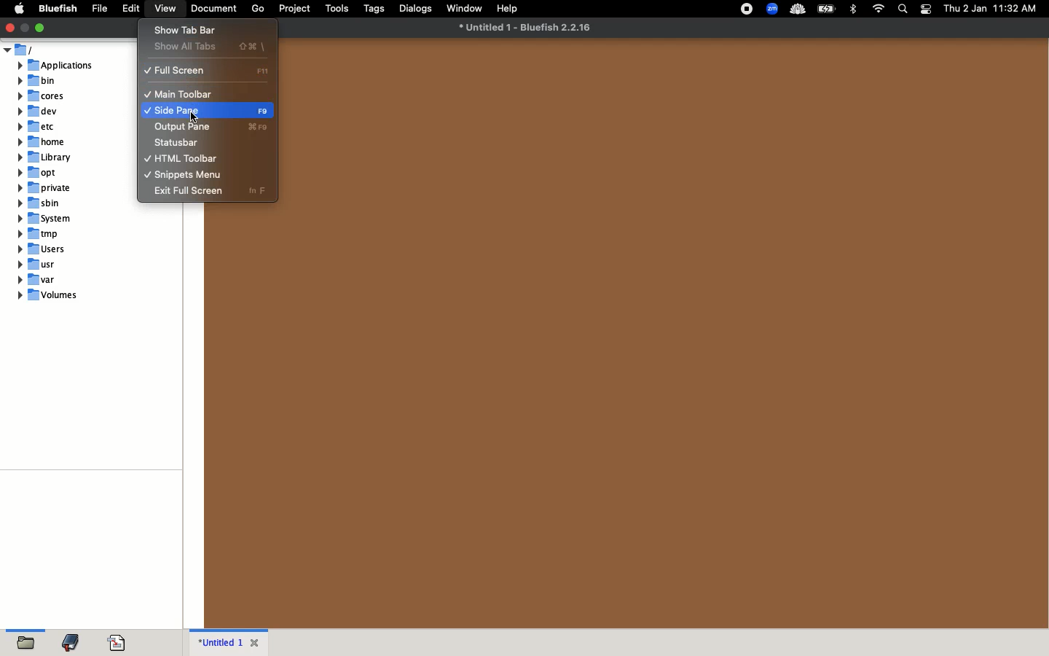 The height and width of the screenshot is (656, 1049). What do you see at coordinates (102, 9) in the screenshot?
I see `file` at bounding box center [102, 9].